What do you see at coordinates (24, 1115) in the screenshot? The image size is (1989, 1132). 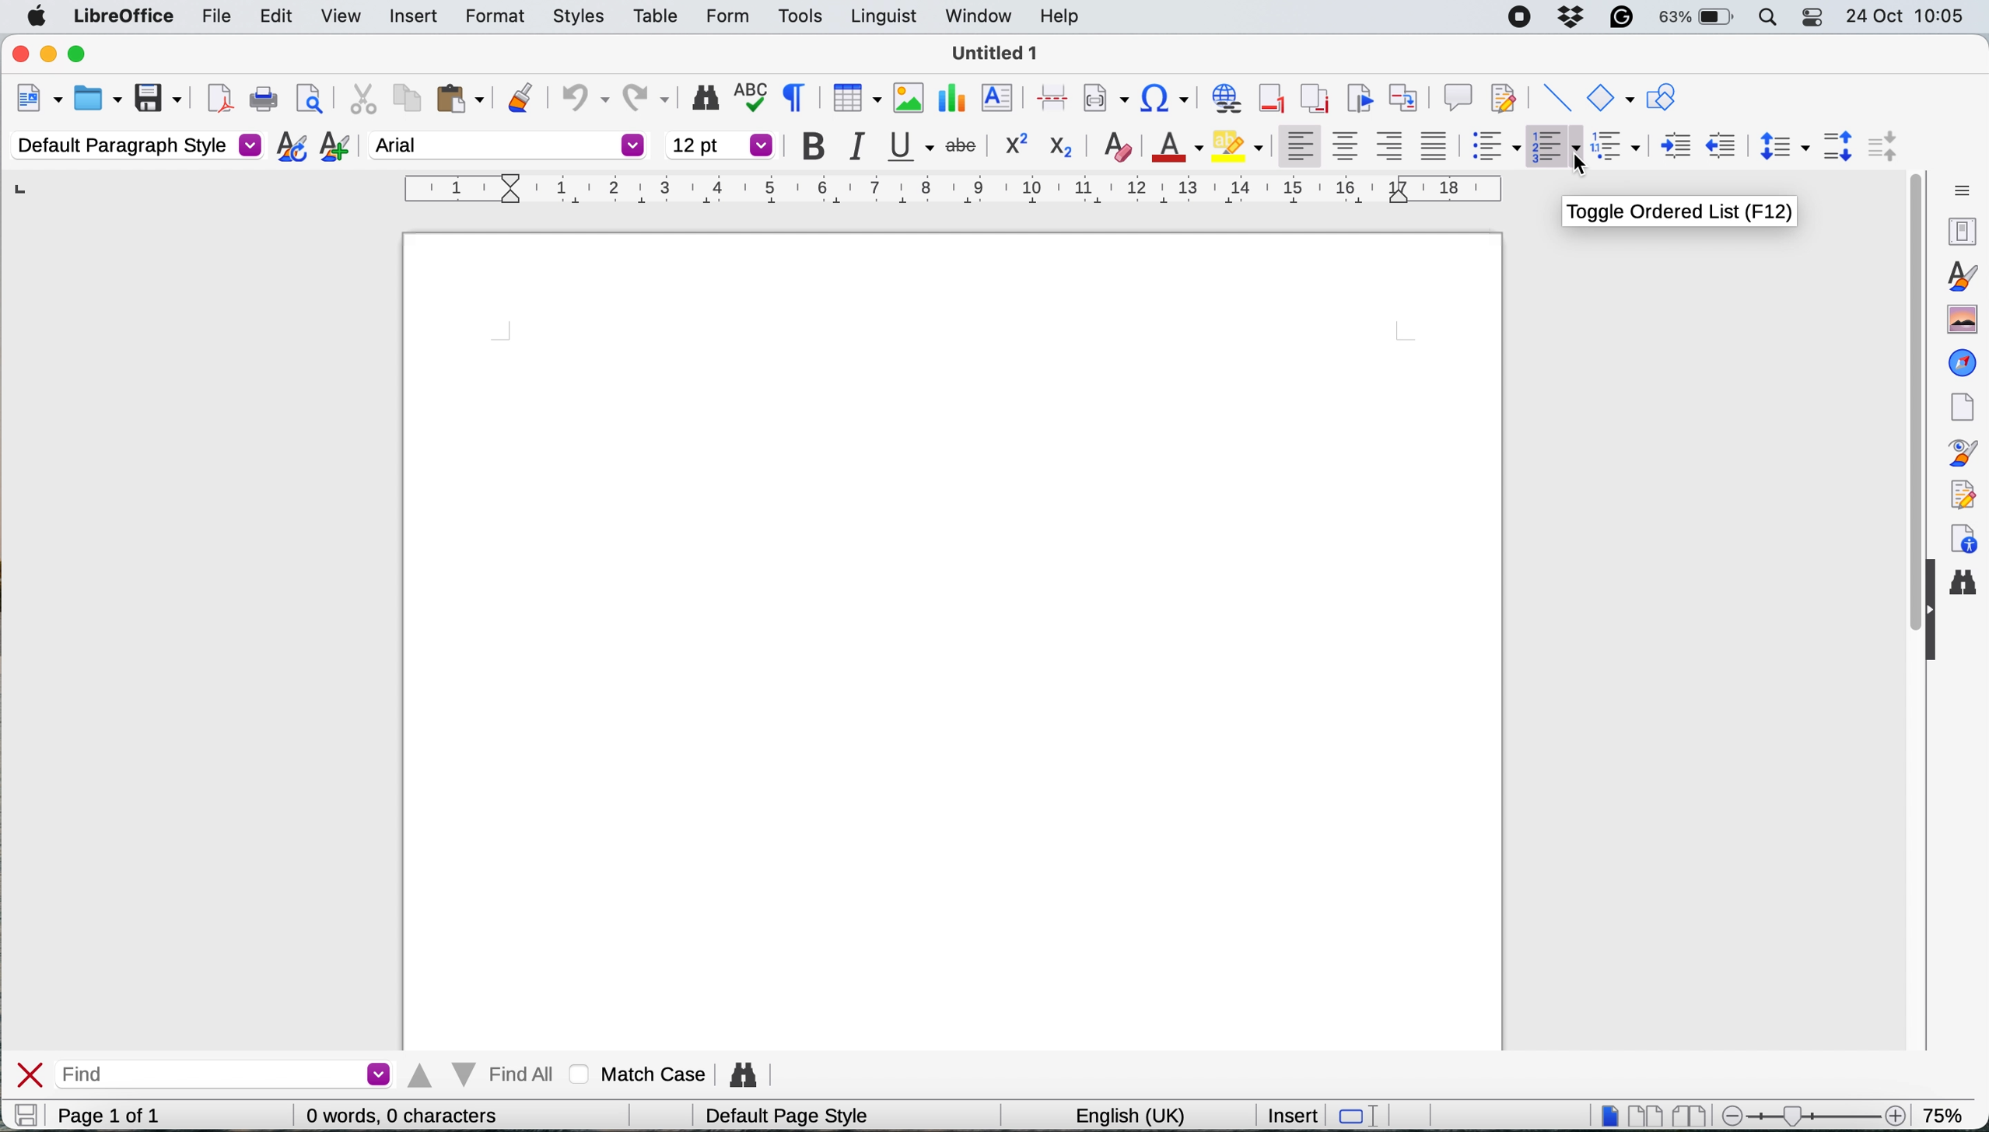 I see `save` at bounding box center [24, 1115].